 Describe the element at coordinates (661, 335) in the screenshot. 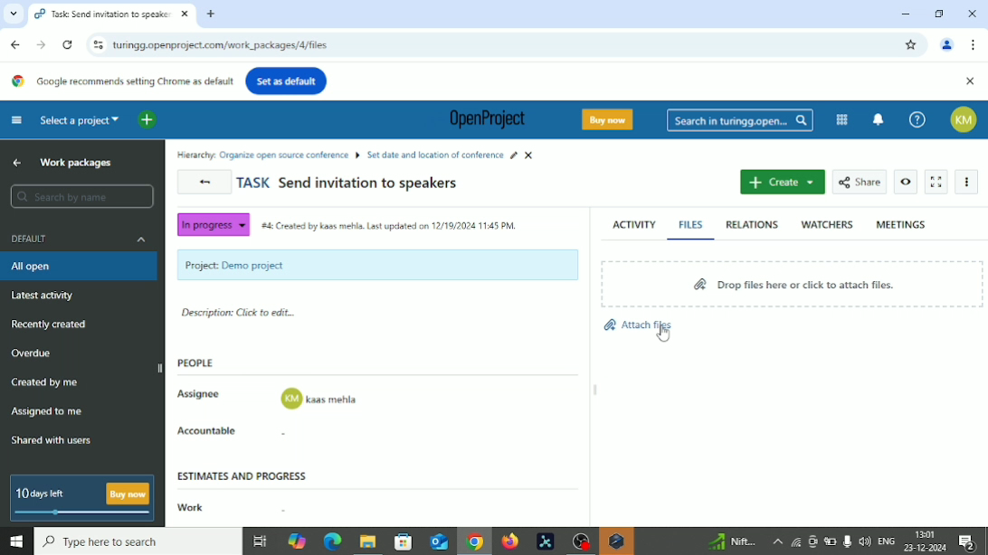

I see `cursor` at that location.